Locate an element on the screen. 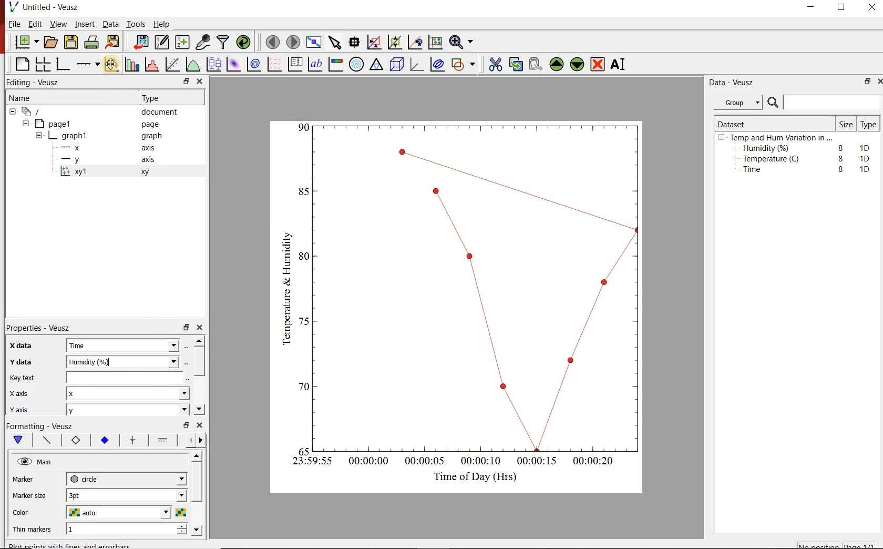  00:00:15 is located at coordinates (537, 460).